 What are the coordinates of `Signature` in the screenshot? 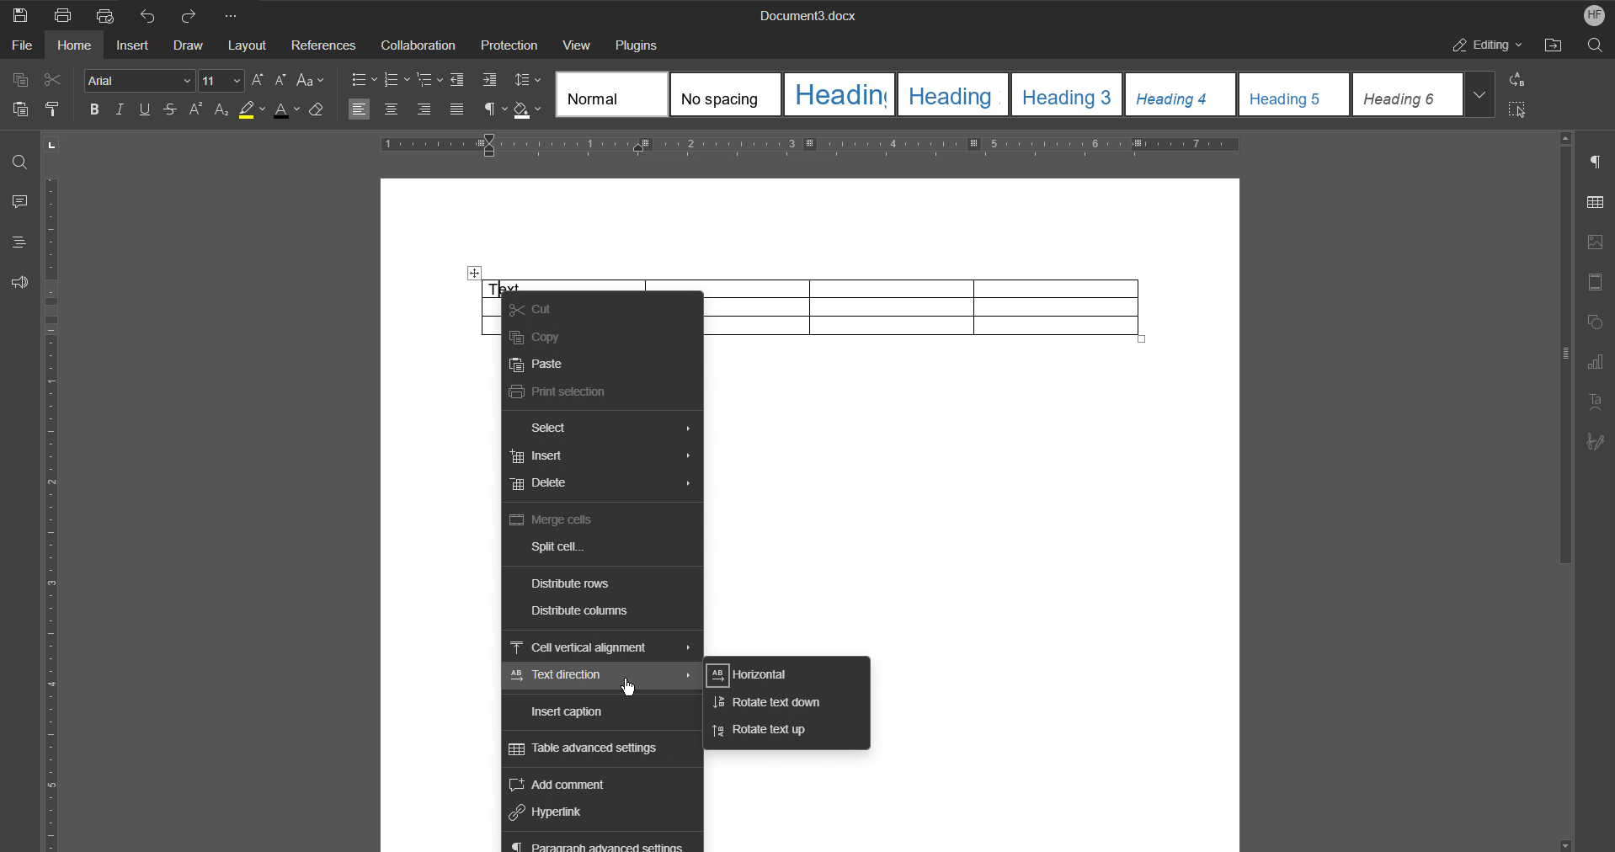 It's located at (1596, 438).